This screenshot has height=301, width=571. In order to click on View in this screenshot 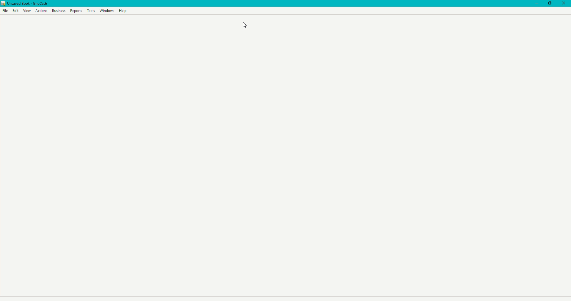, I will do `click(27, 11)`.